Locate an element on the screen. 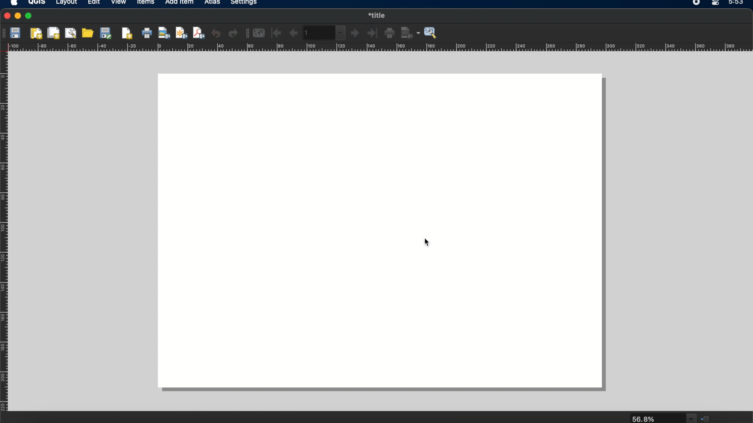 Image resolution: width=753 pixels, height=423 pixels. last feature is located at coordinates (371, 34).